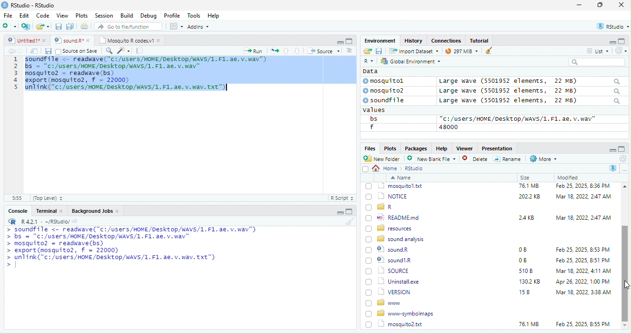 The image size is (631, 334). What do you see at coordinates (323, 50) in the screenshot?
I see `+ Source +` at bounding box center [323, 50].